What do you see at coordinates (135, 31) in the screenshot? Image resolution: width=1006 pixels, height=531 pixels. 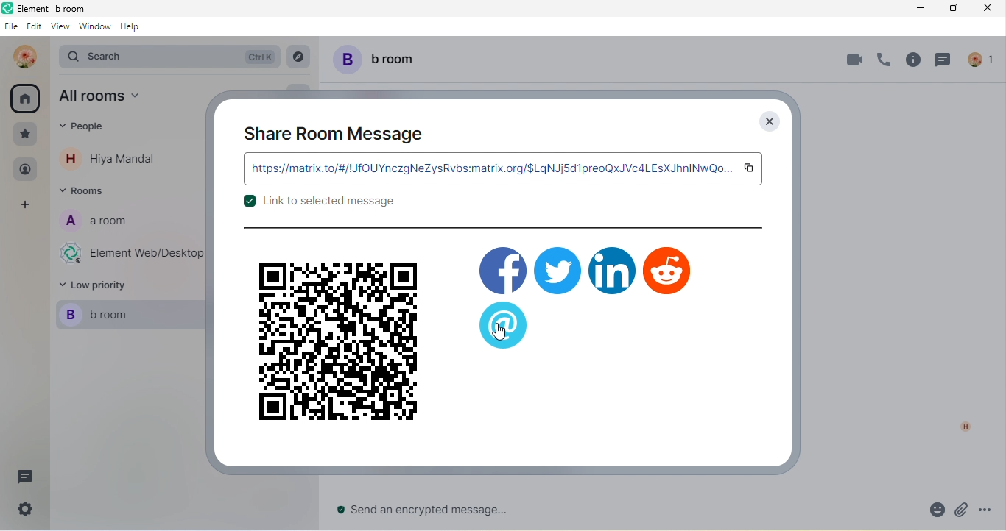 I see `help` at bounding box center [135, 31].